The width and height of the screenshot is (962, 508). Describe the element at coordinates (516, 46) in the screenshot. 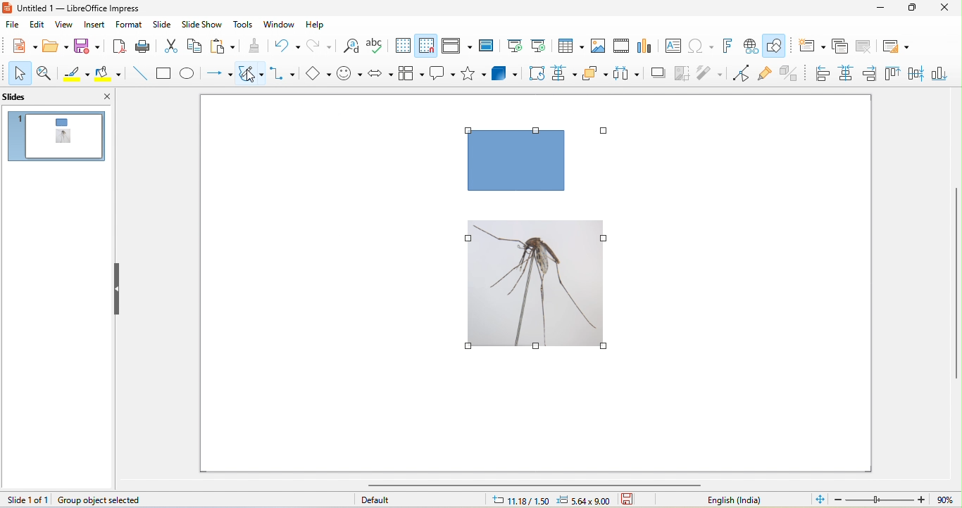

I see `start from first slide` at that location.